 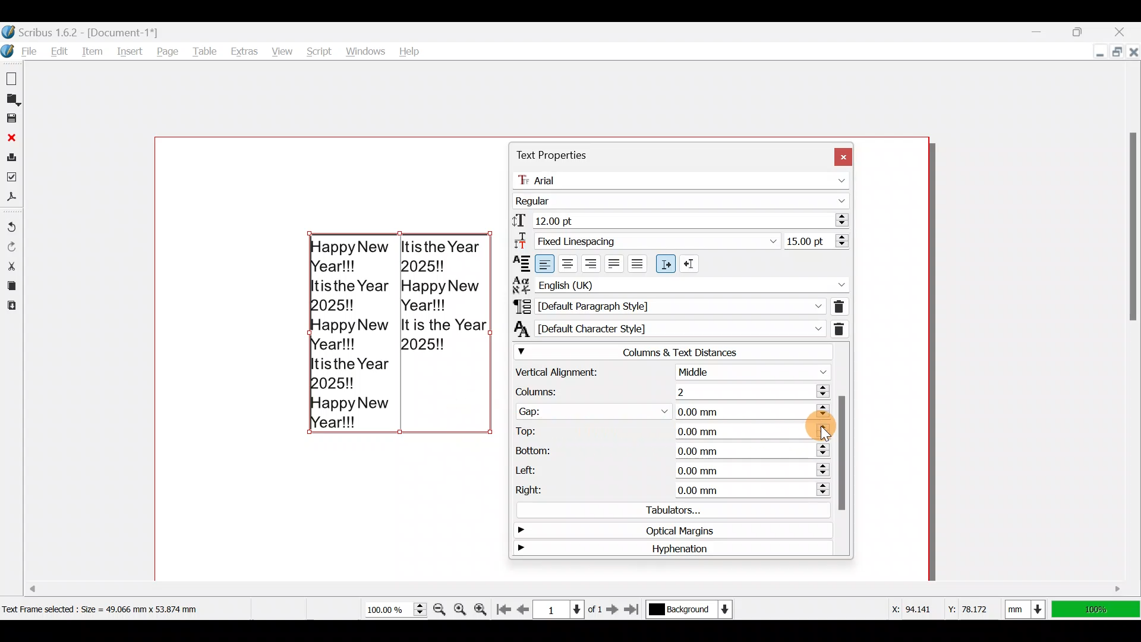 I want to click on Scroll bar, so click(x=1129, y=332).